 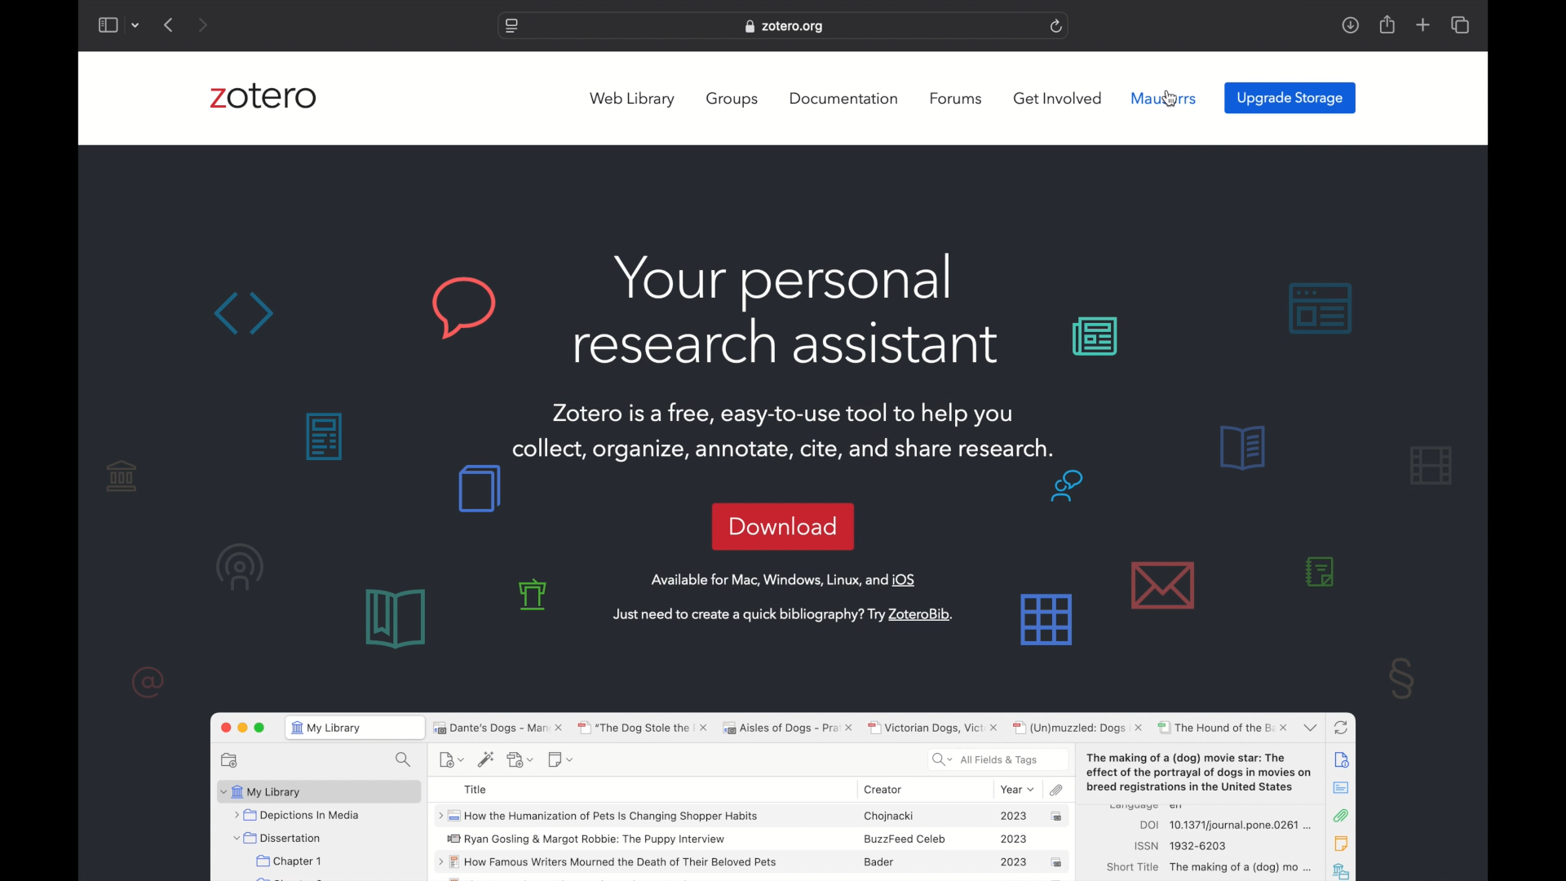 I want to click on website settings, so click(x=512, y=27).